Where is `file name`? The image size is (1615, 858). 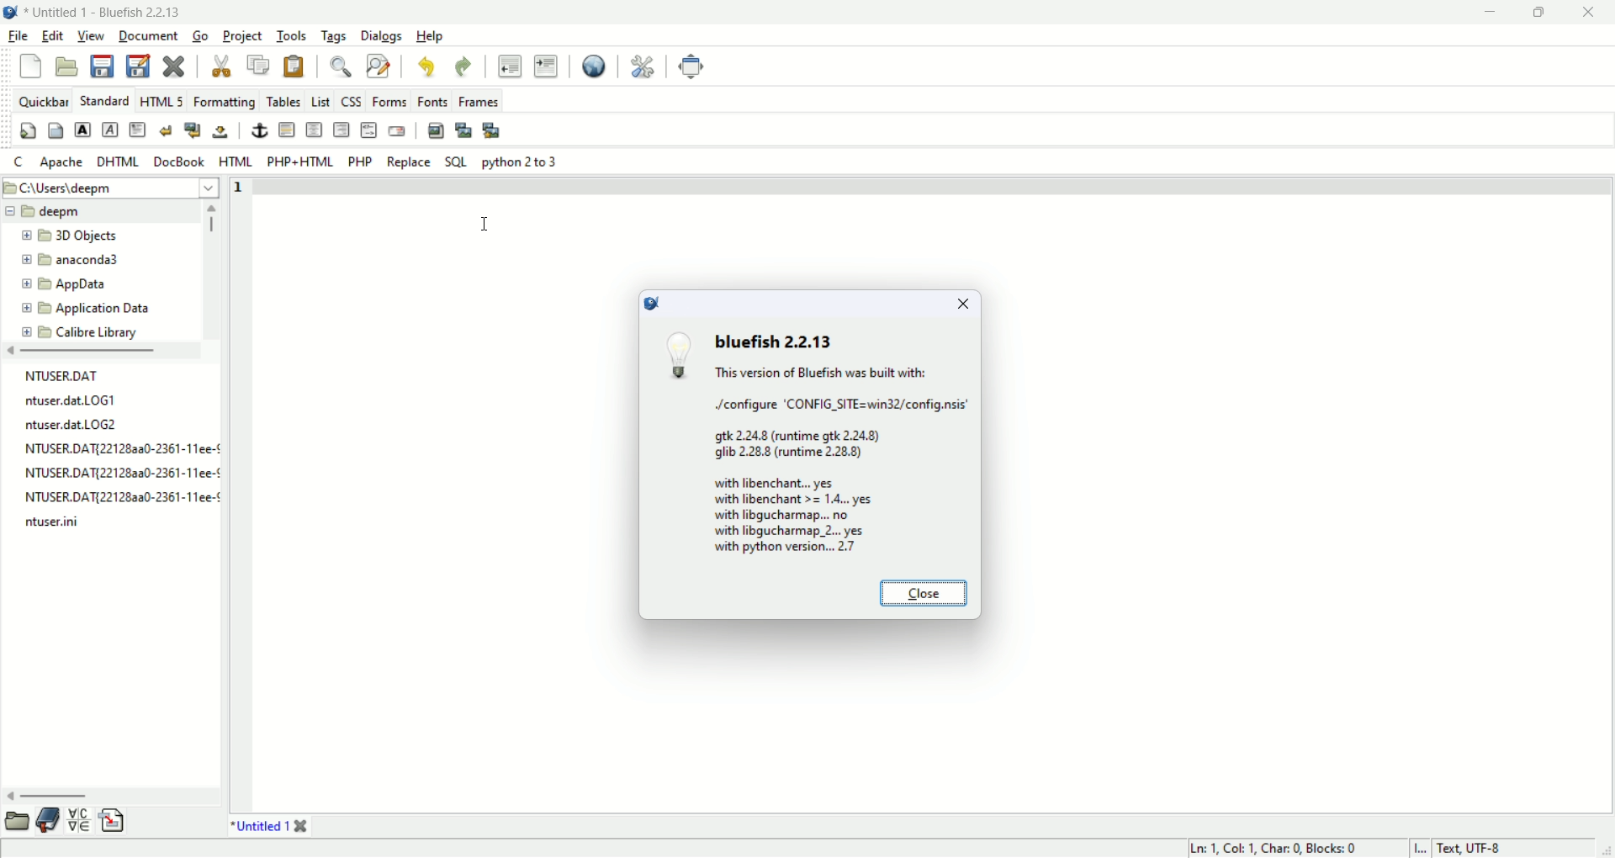 file name is located at coordinates (75, 426).